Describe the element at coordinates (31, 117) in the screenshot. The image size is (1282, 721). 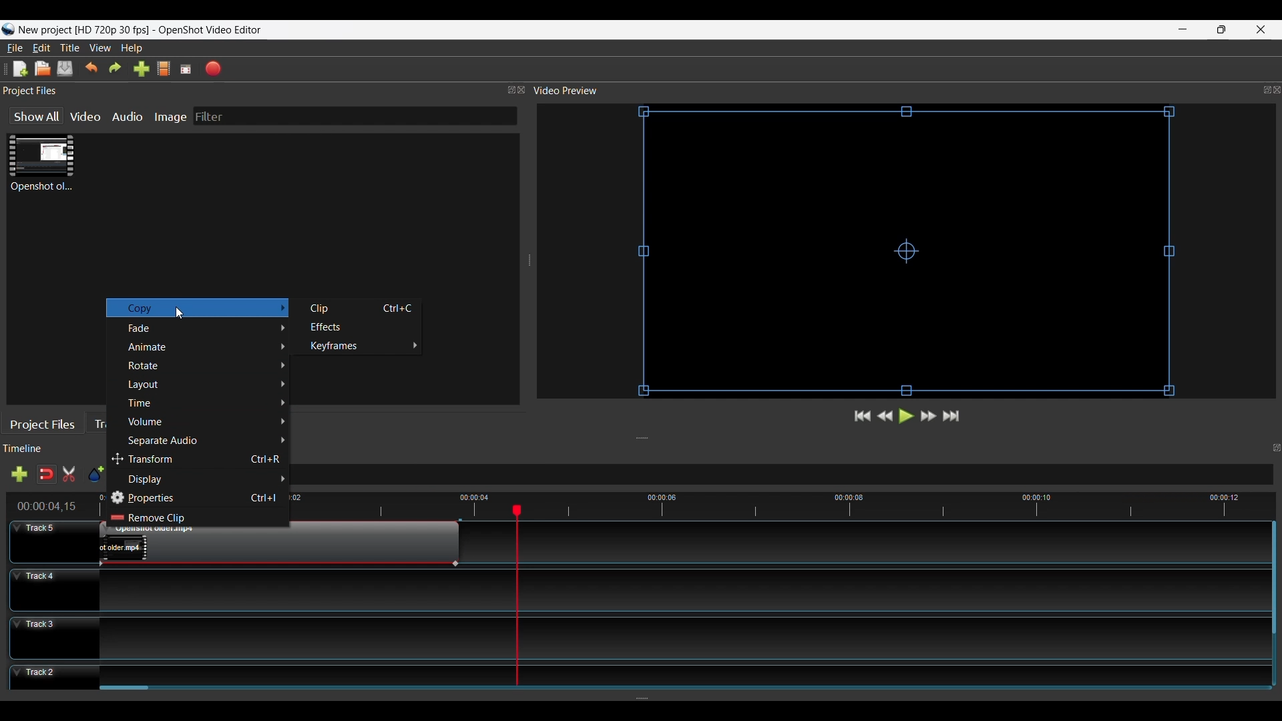
I see `Show All` at that location.